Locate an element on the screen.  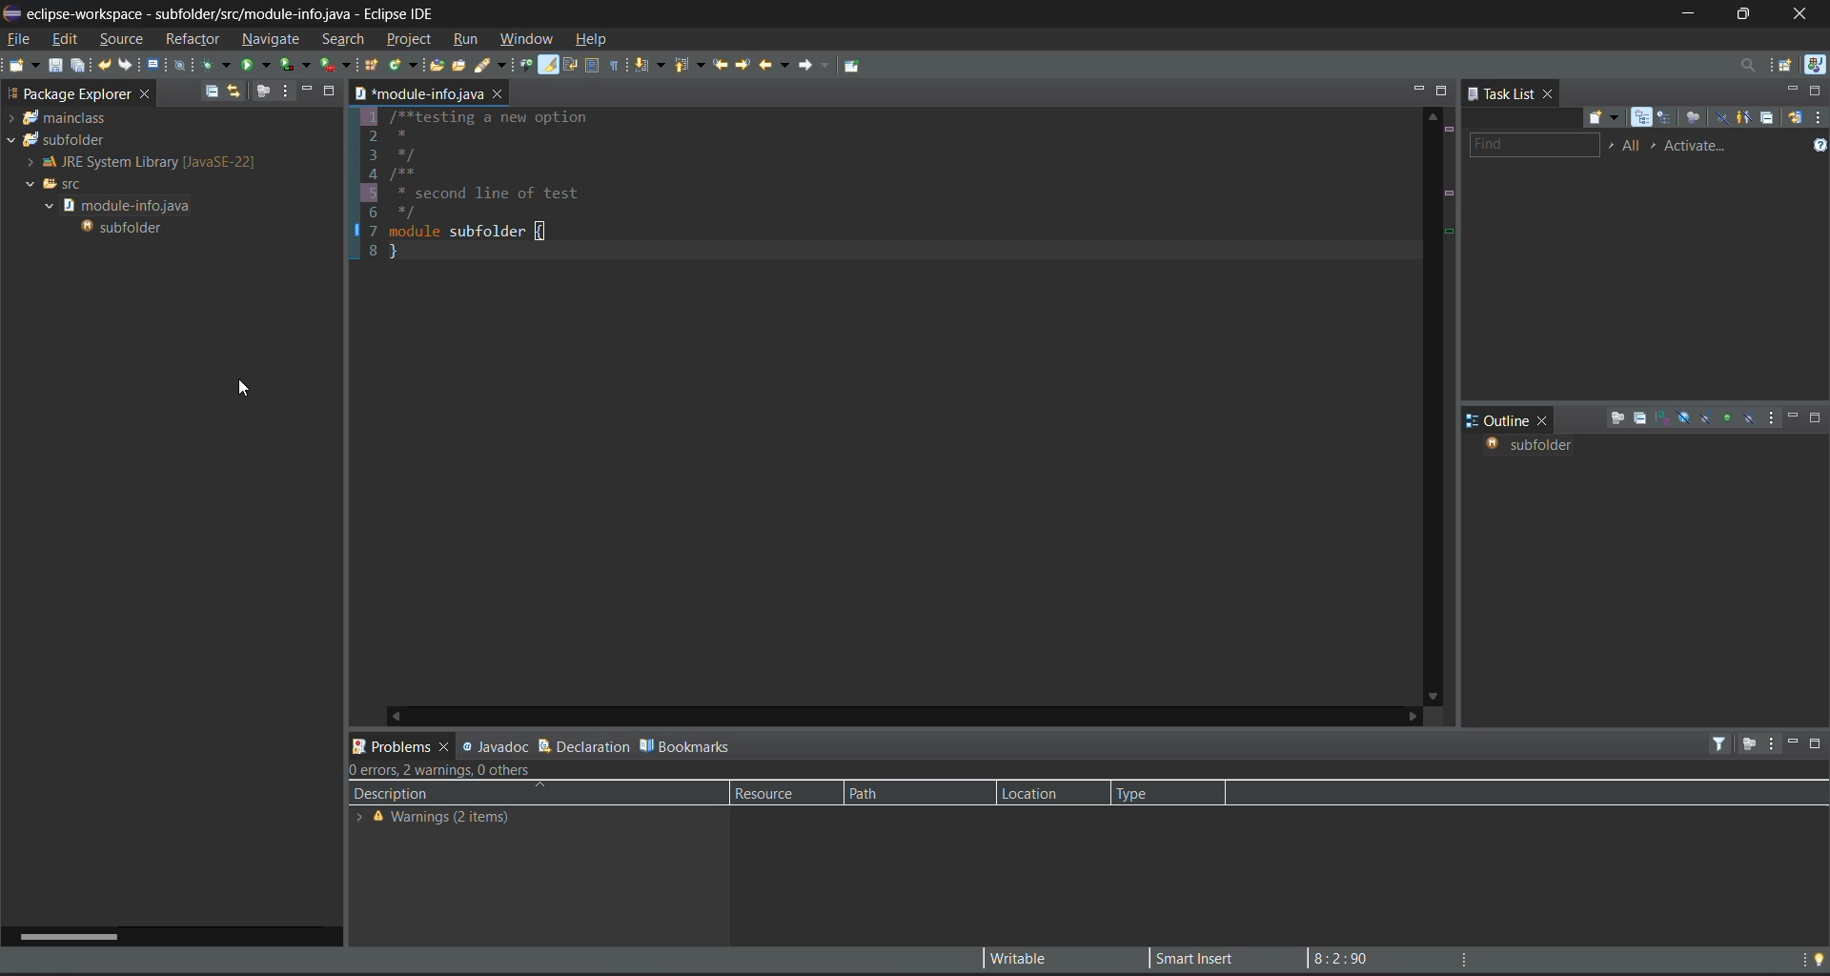
source is located at coordinates (120, 39).